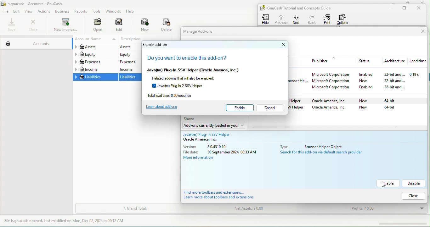 This screenshot has height=227, width=430. I want to click on edit, so click(17, 11).